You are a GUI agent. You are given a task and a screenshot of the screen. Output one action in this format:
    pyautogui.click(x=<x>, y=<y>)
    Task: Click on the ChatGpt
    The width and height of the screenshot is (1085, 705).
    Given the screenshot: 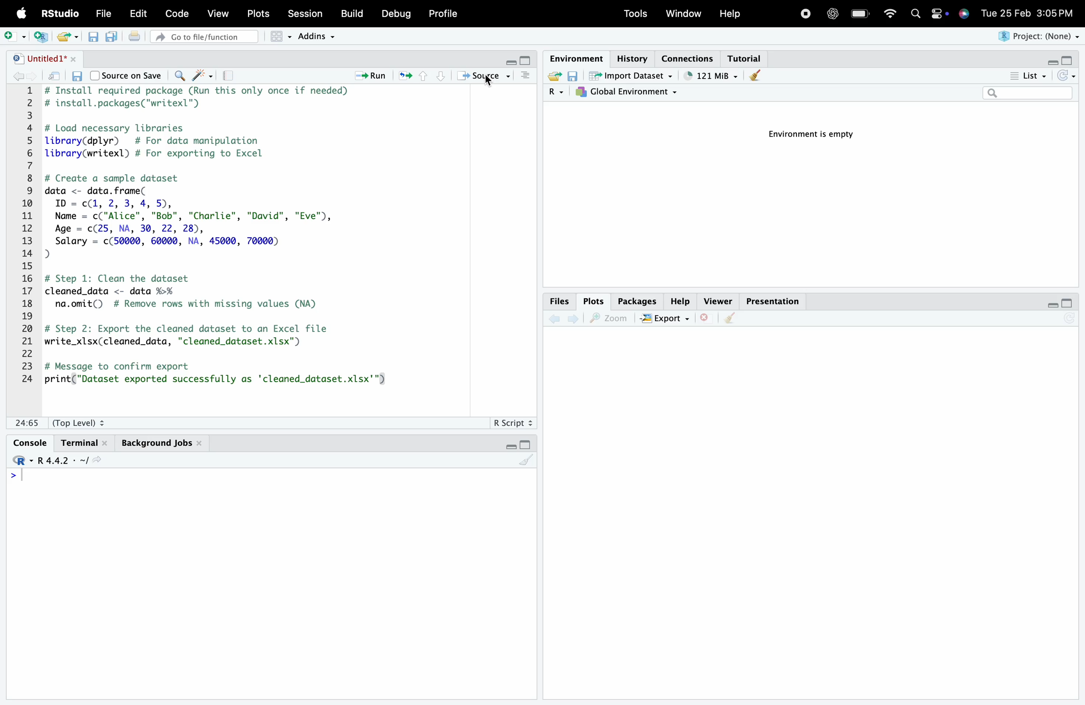 What is the action you would take?
    pyautogui.click(x=832, y=12)
    